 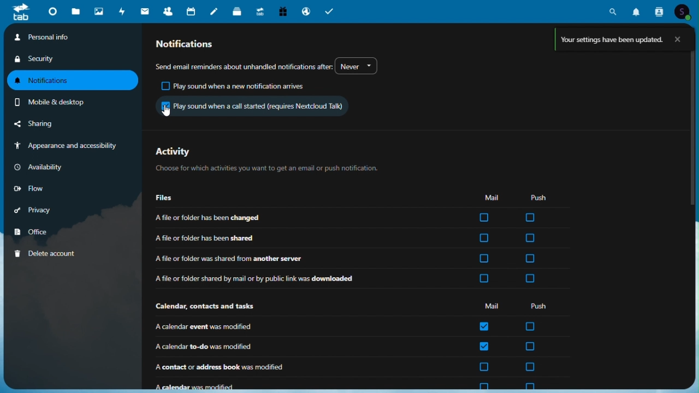 I want to click on Search, so click(x=613, y=11).